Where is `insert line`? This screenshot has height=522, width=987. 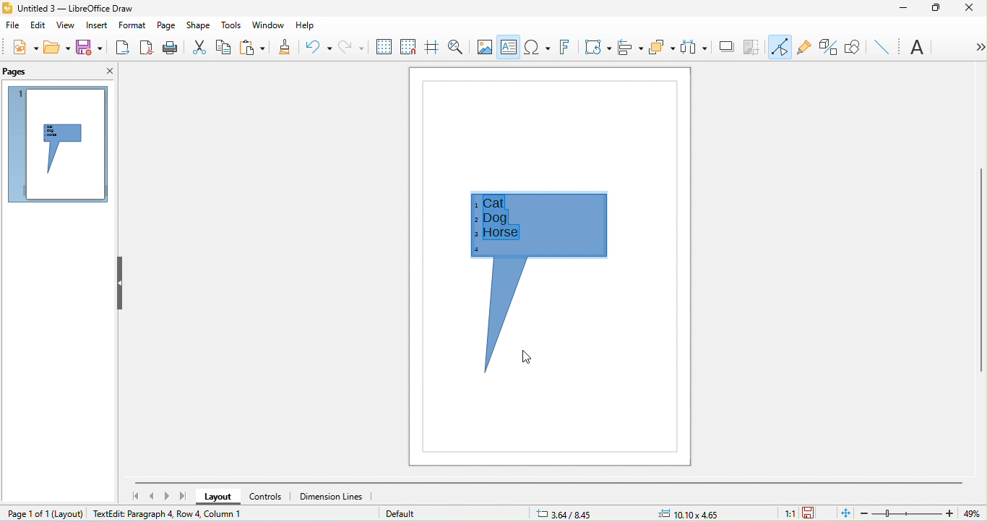
insert line is located at coordinates (882, 46).